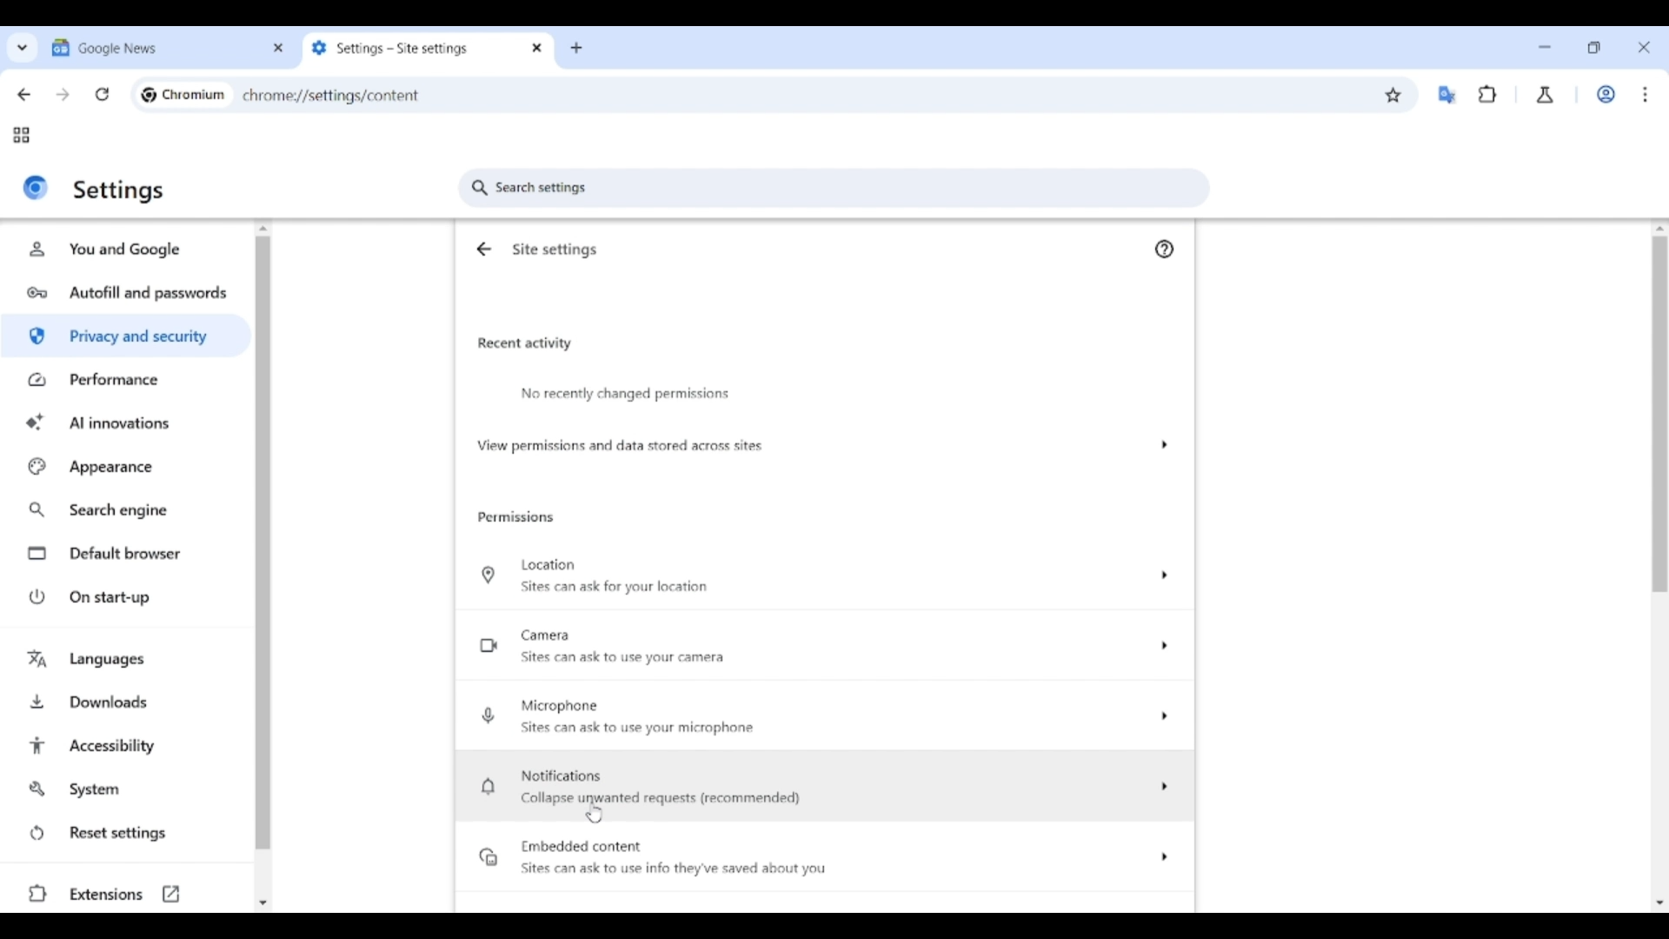 The height and width of the screenshot is (939, 1669). Describe the element at coordinates (155, 47) in the screenshot. I see `Tab 1` at that location.